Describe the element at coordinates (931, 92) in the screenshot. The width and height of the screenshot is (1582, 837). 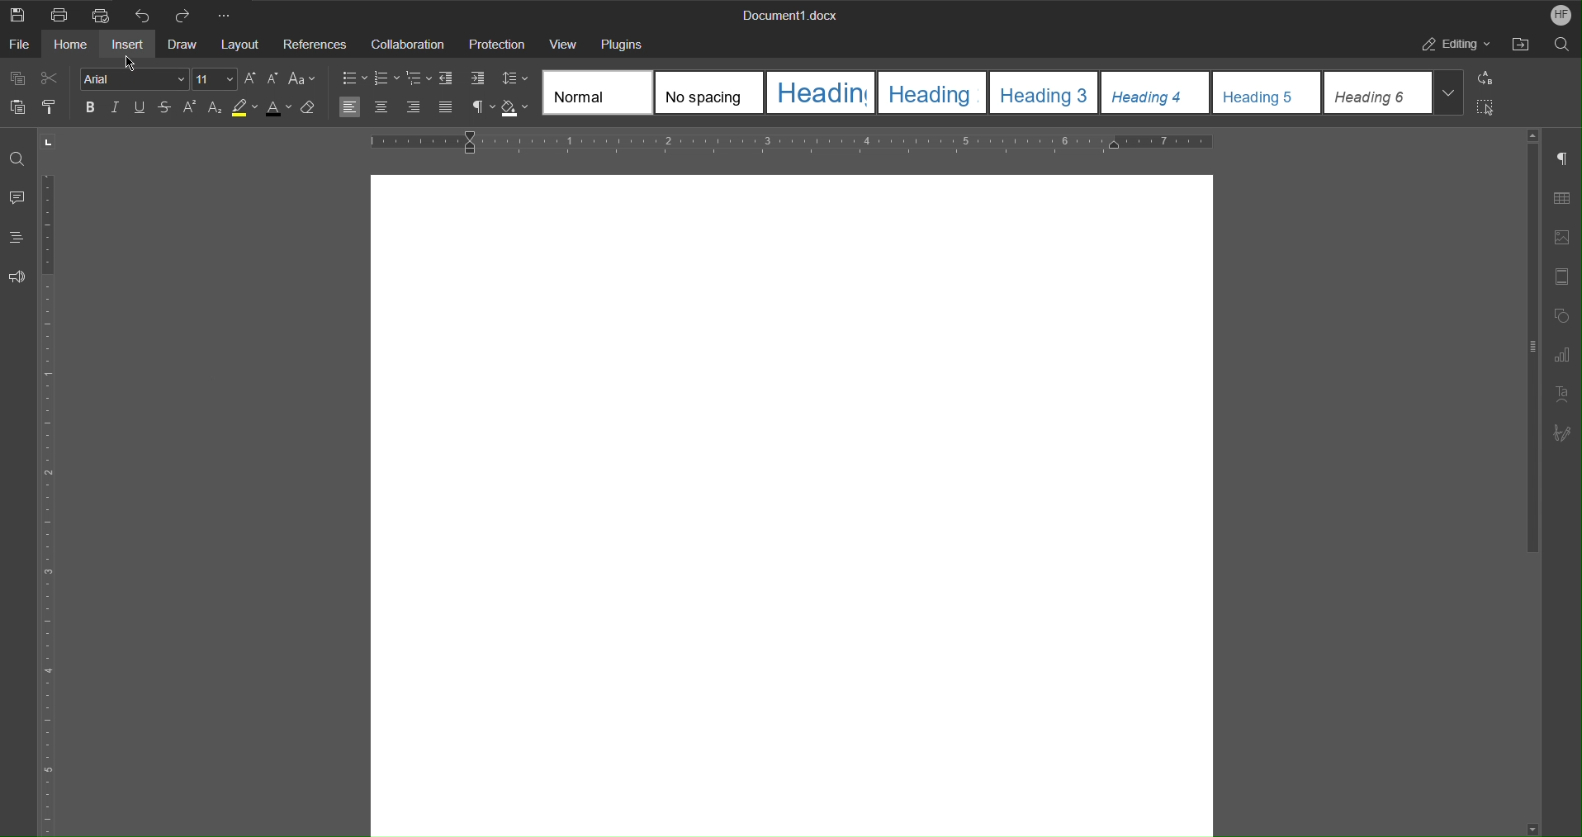
I see `Heading 2` at that location.